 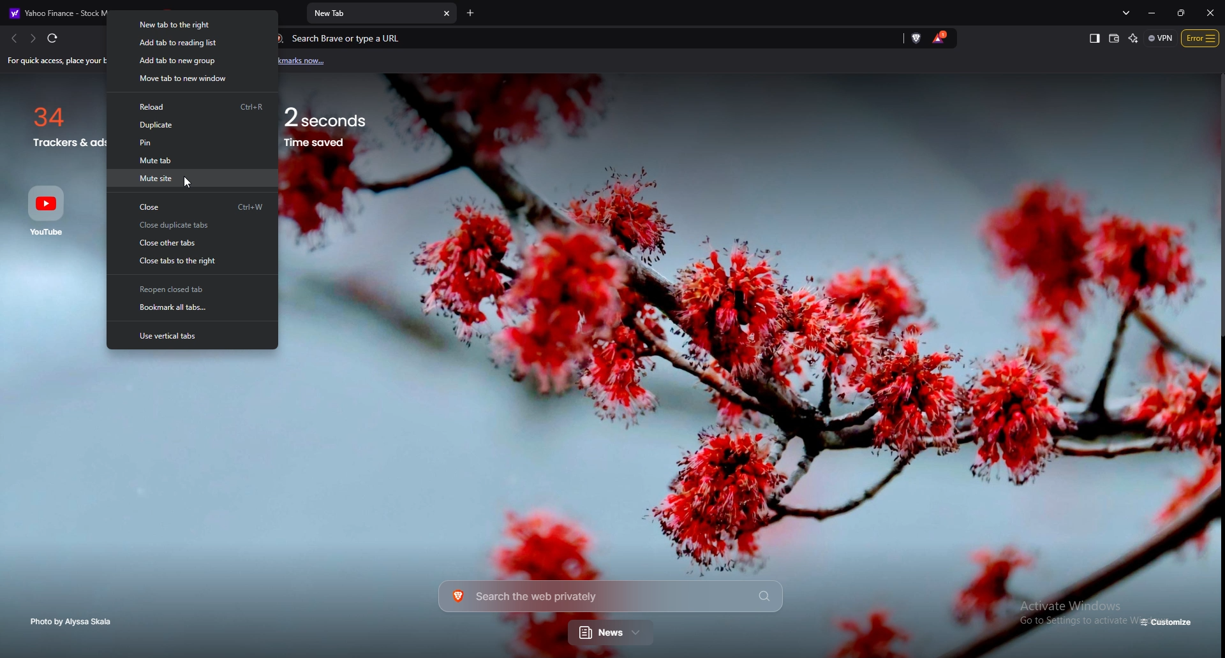 What do you see at coordinates (75, 622) in the screenshot?
I see `photo by Alyssa Skala` at bounding box center [75, 622].